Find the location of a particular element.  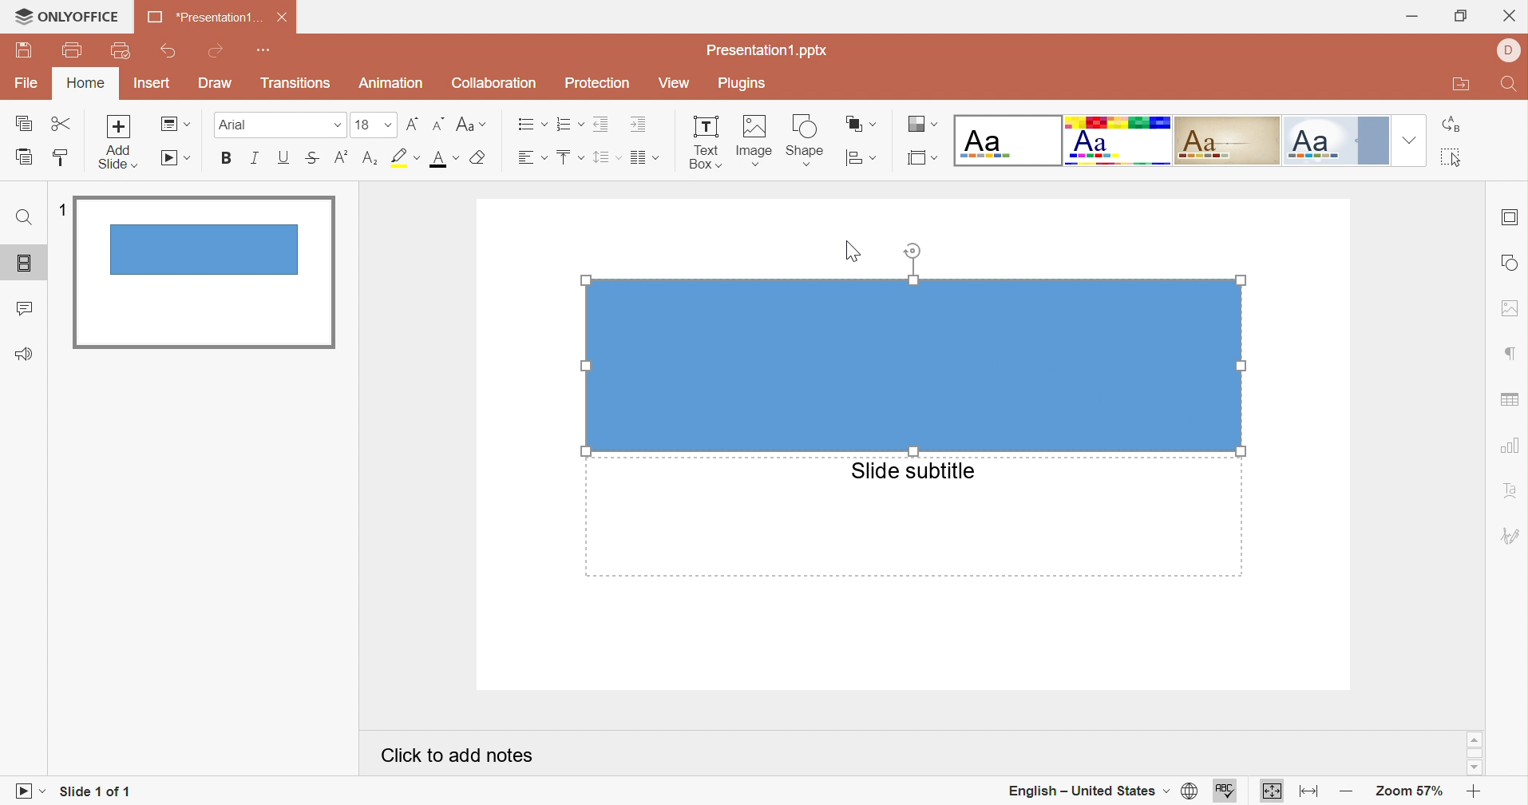

Decrease indent is located at coordinates (603, 124).